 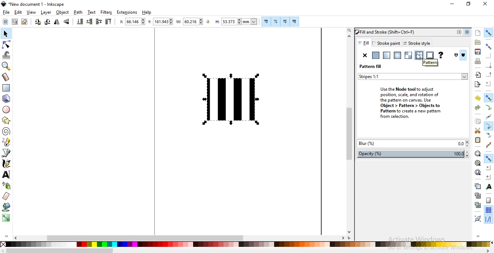 What do you see at coordinates (464, 56) in the screenshot?
I see `icon` at bounding box center [464, 56].